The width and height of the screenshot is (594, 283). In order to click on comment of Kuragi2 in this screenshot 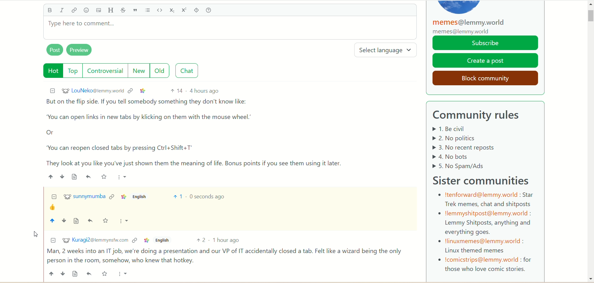, I will do `click(225, 257)`.